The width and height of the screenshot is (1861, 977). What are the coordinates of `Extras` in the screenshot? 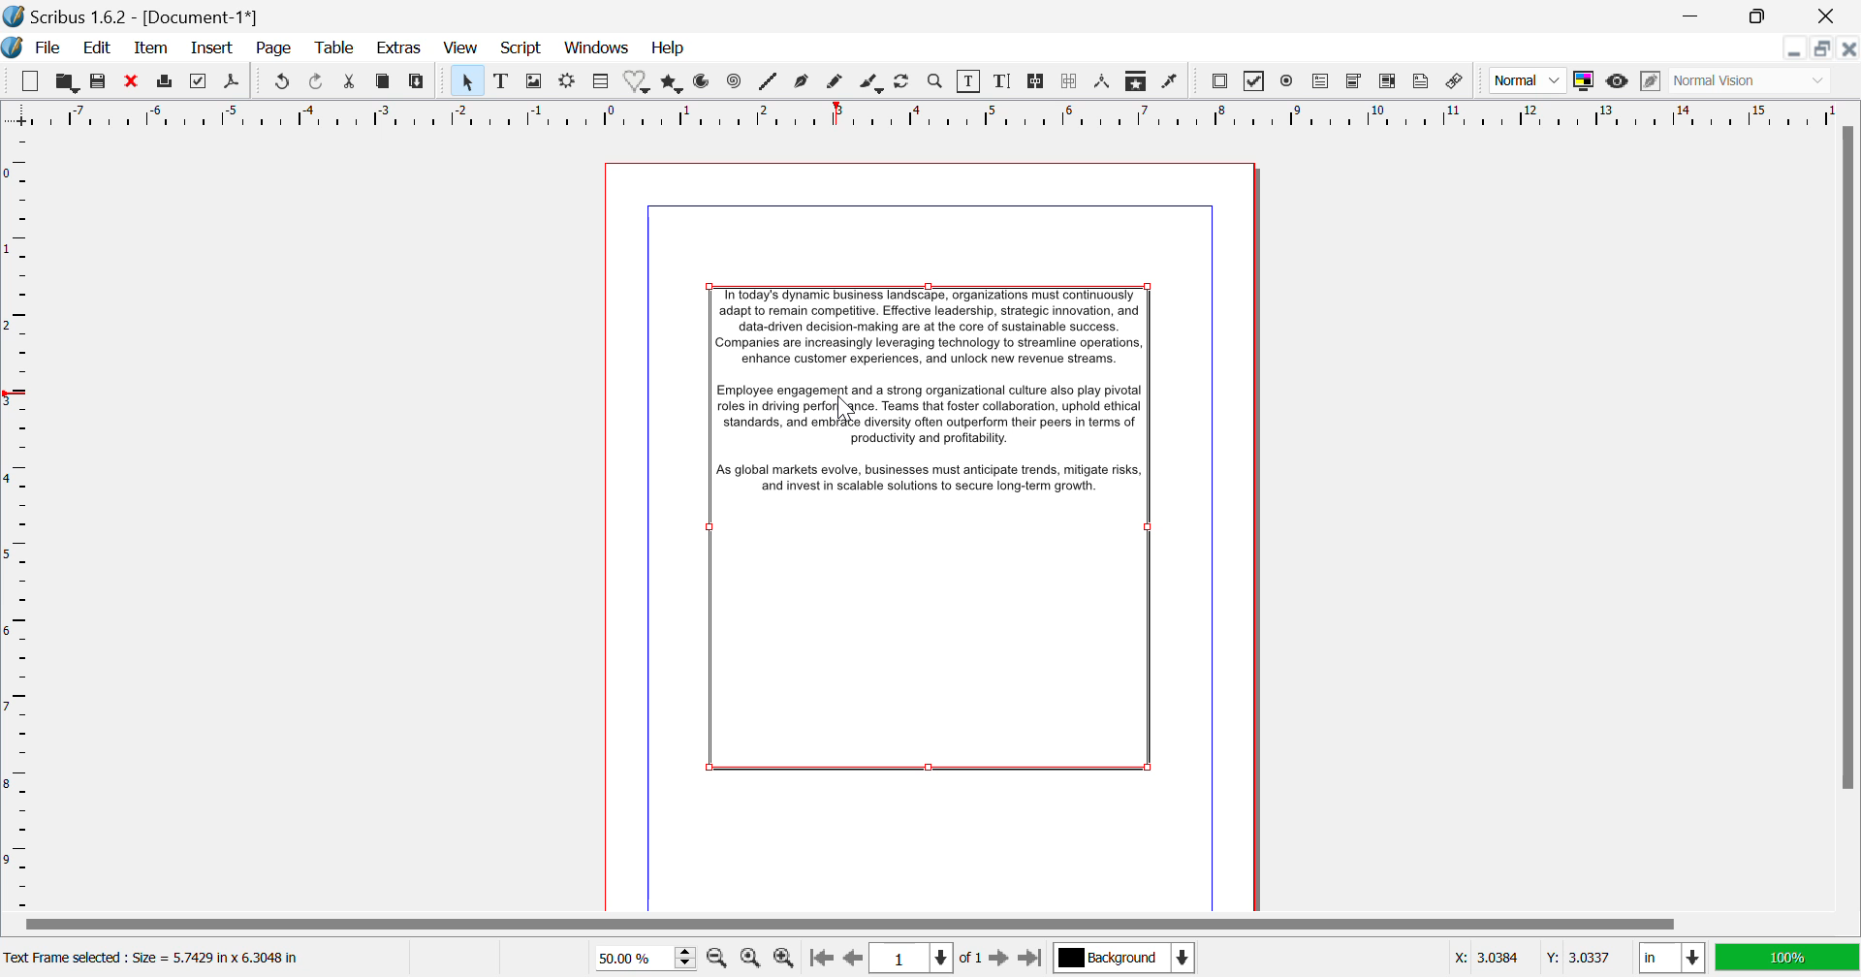 It's located at (402, 48).